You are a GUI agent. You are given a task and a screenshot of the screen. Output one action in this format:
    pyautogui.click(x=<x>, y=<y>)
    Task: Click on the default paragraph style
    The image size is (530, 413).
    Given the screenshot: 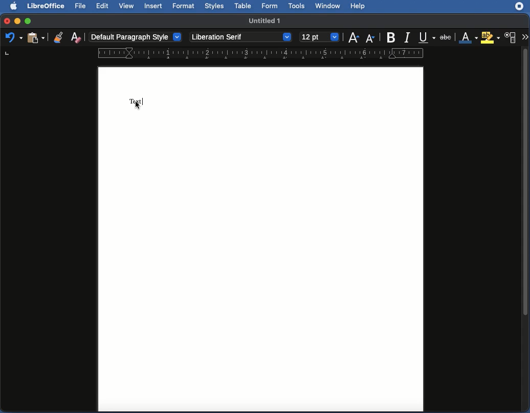 What is the action you would take?
    pyautogui.click(x=137, y=37)
    